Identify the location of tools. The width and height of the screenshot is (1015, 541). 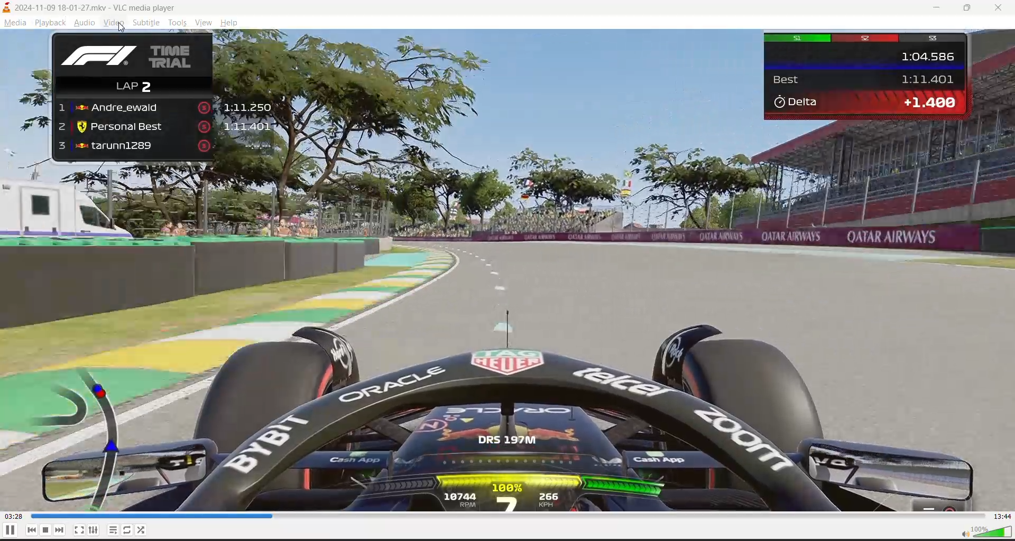
(178, 22).